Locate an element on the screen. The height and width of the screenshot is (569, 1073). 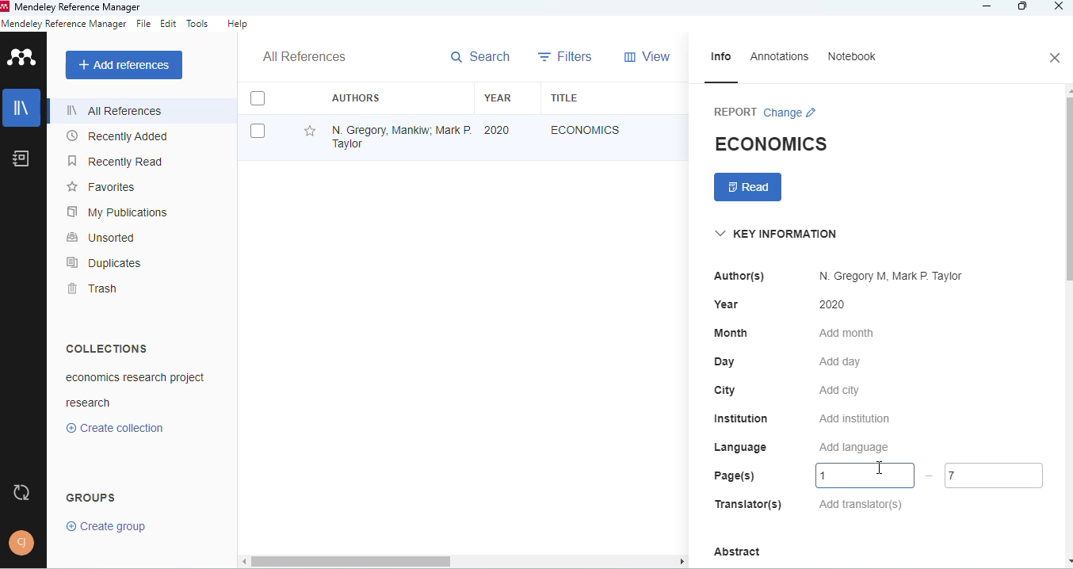
edit is located at coordinates (170, 23).